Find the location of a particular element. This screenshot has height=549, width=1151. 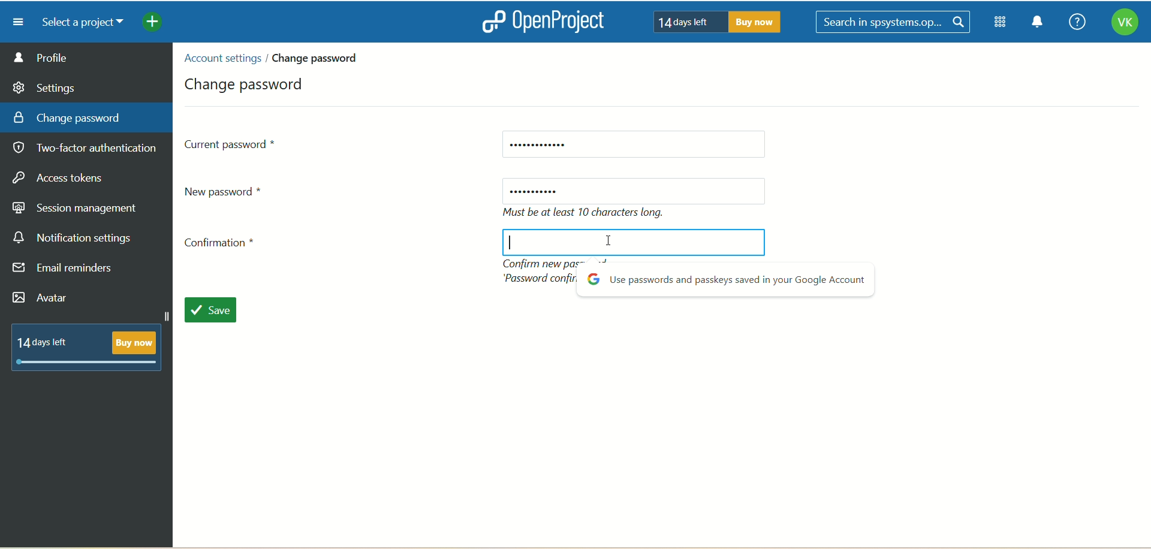

openproject is located at coordinates (540, 21).